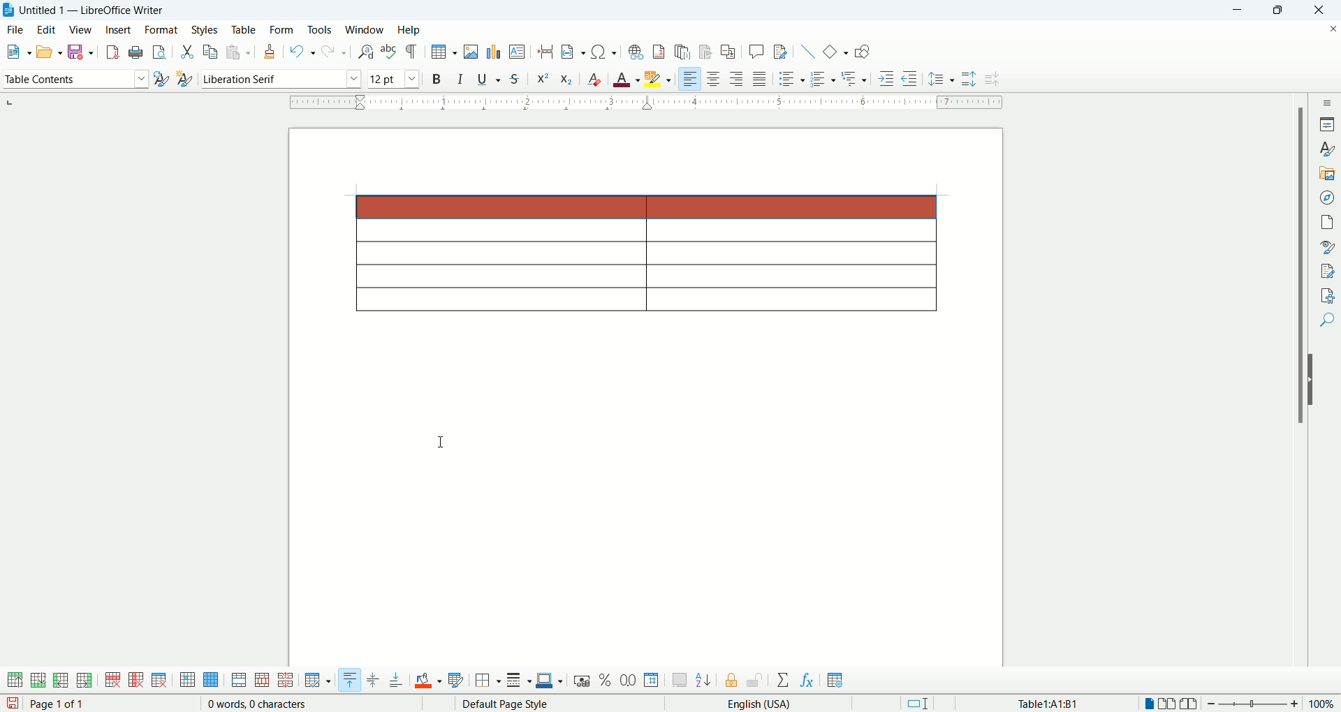 The image size is (1341, 712). What do you see at coordinates (1296, 392) in the screenshot?
I see `vertical scroll bar` at bounding box center [1296, 392].